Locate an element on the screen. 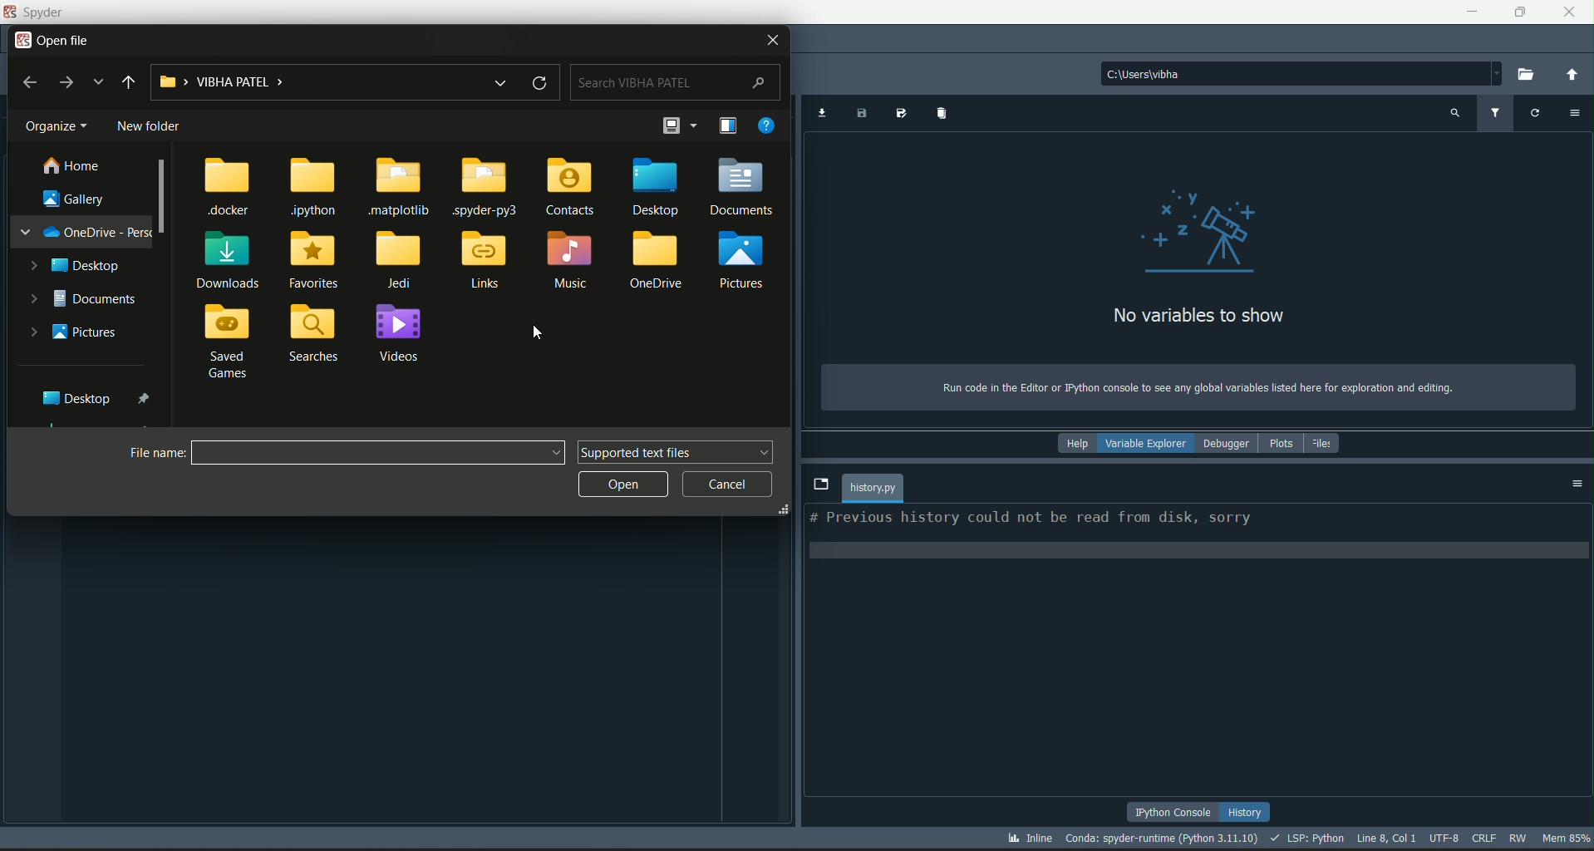 This screenshot has width=1594, height=851. music is located at coordinates (572, 261).